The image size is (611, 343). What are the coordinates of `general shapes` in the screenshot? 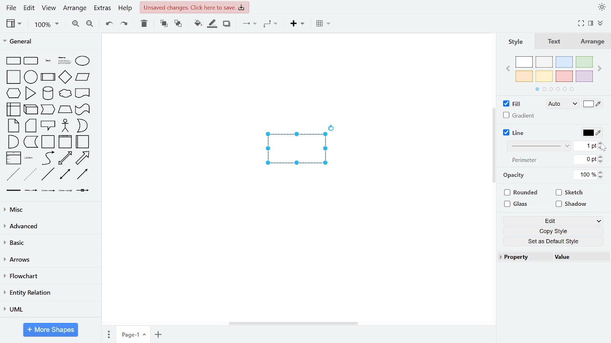 It's located at (65, 190).